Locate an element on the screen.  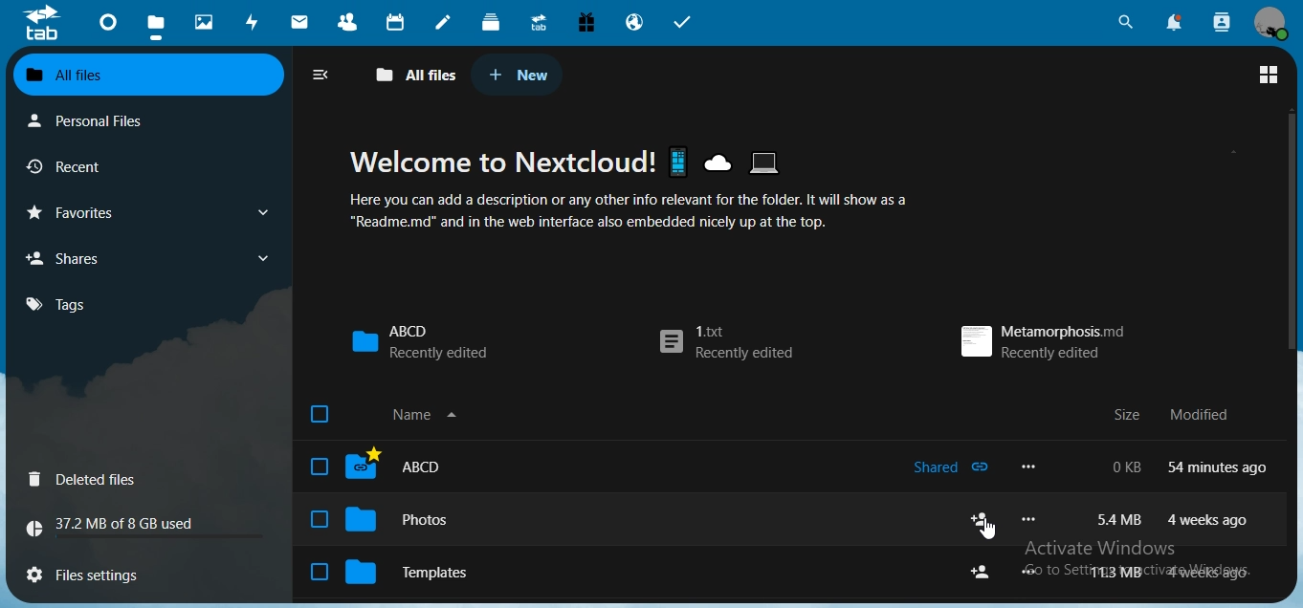
files is located at coordinates (95, 572).